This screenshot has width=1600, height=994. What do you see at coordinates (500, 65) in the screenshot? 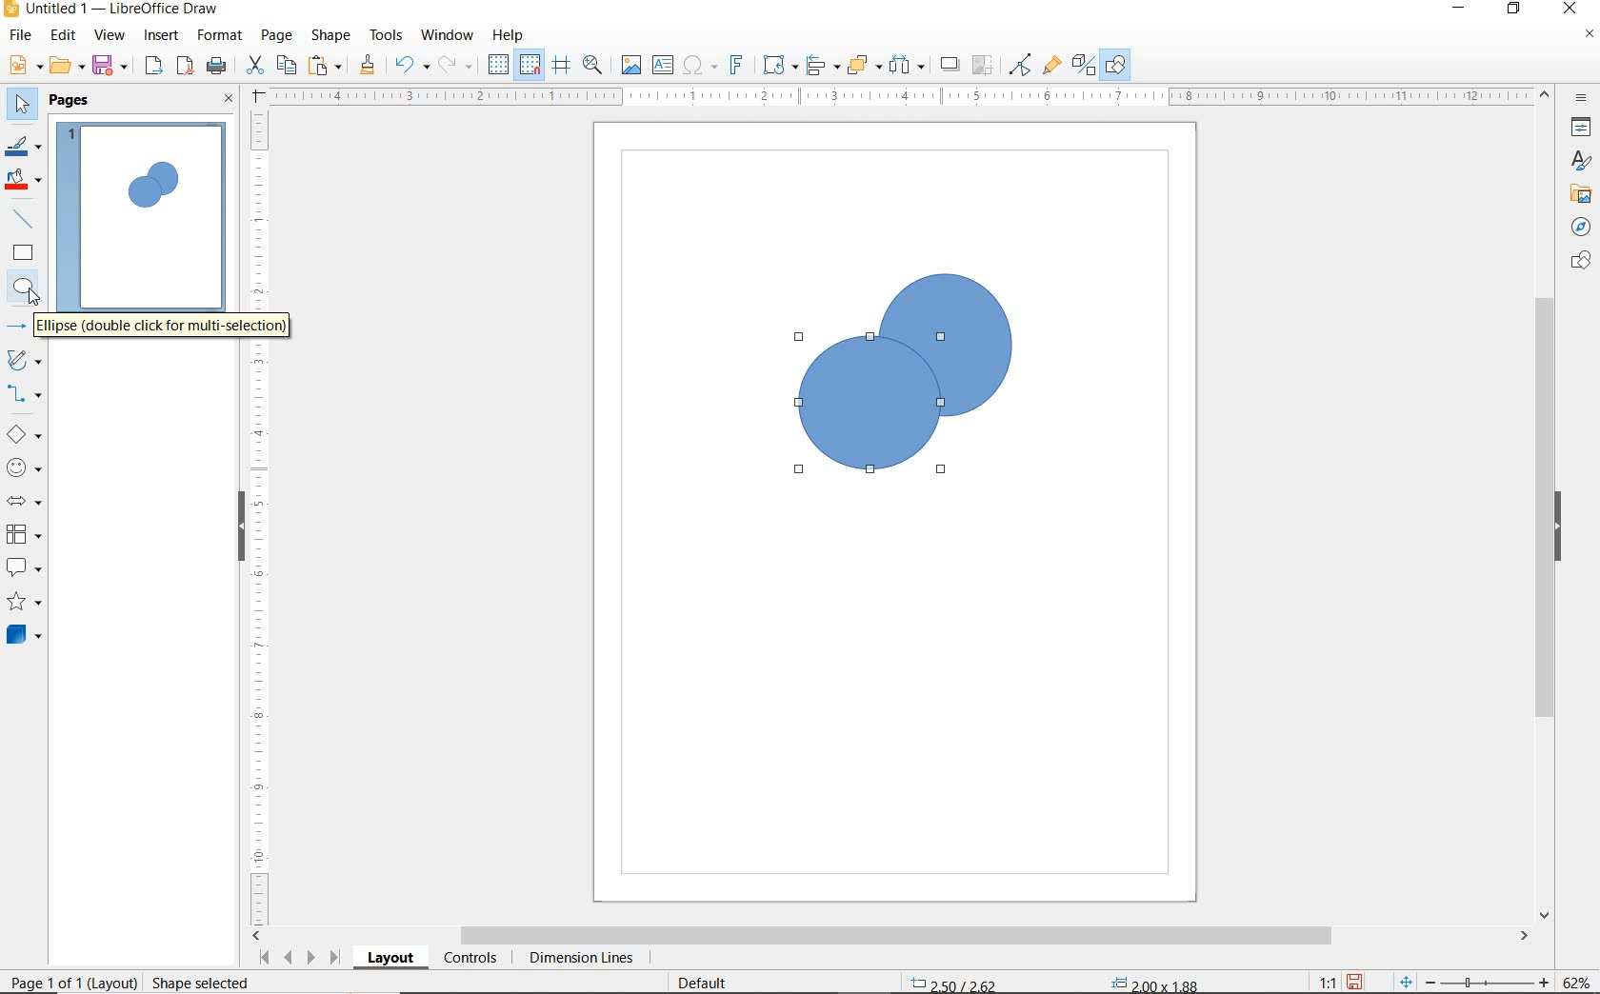
I see `DISPLAY GRID` at bounding box center [500, 65].